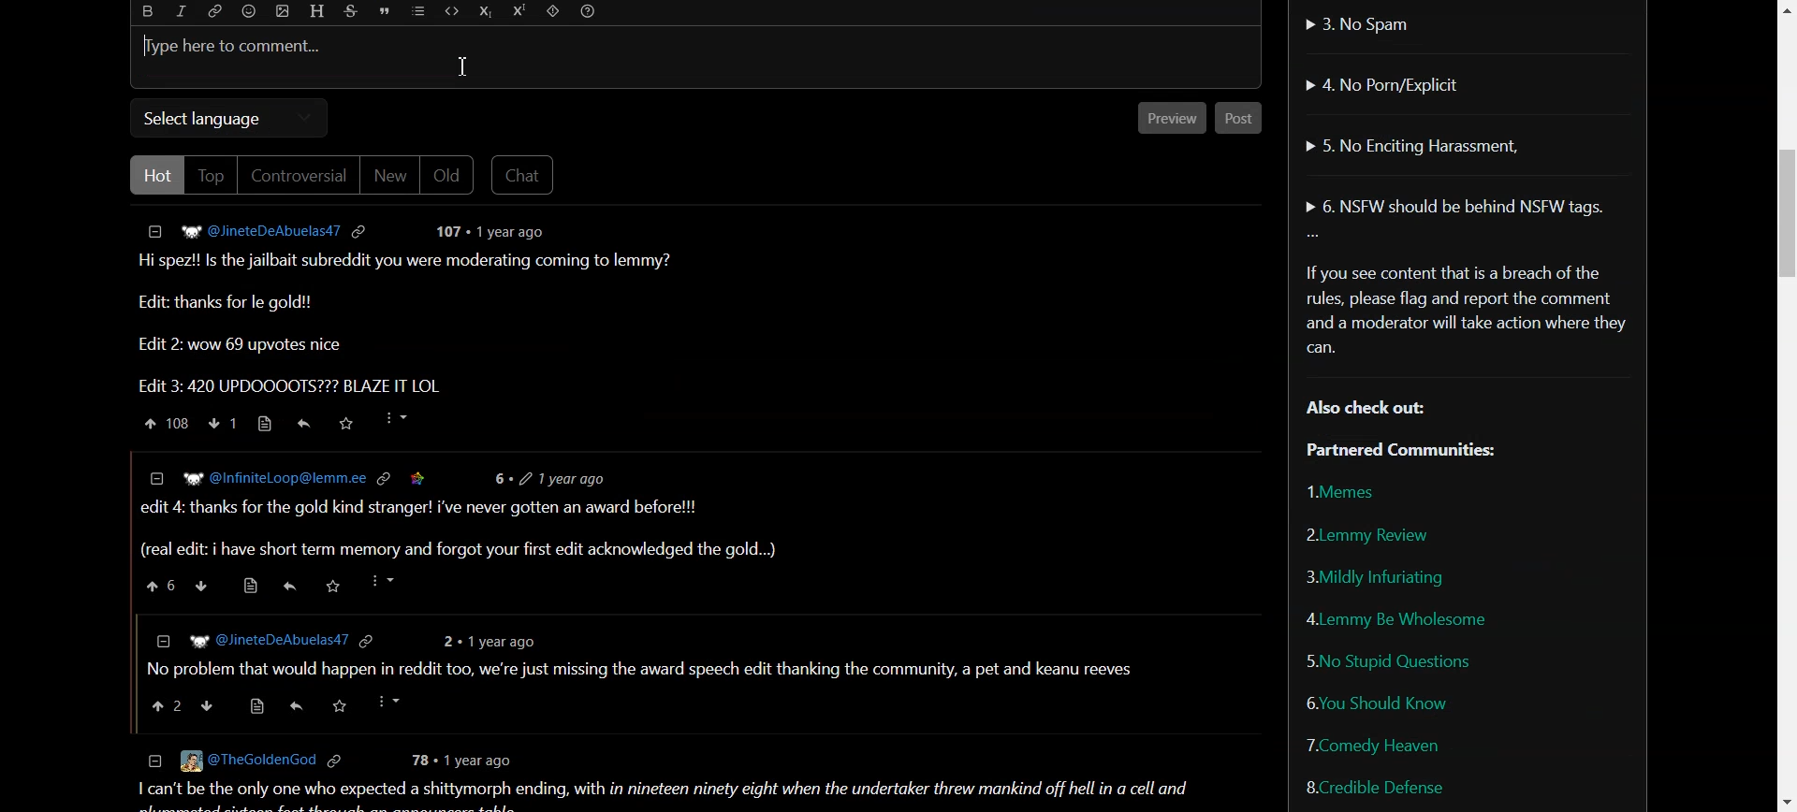  Describe the element at coordinates (389, 175) in the screenshot. I see `New` at that location.